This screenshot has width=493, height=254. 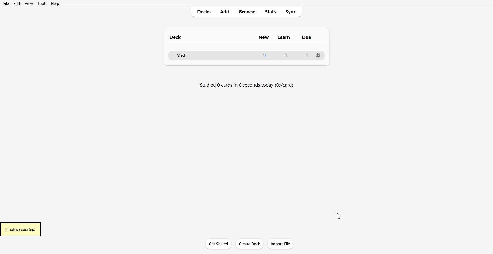 I want to click on Tools, so click(x=42, y=4).